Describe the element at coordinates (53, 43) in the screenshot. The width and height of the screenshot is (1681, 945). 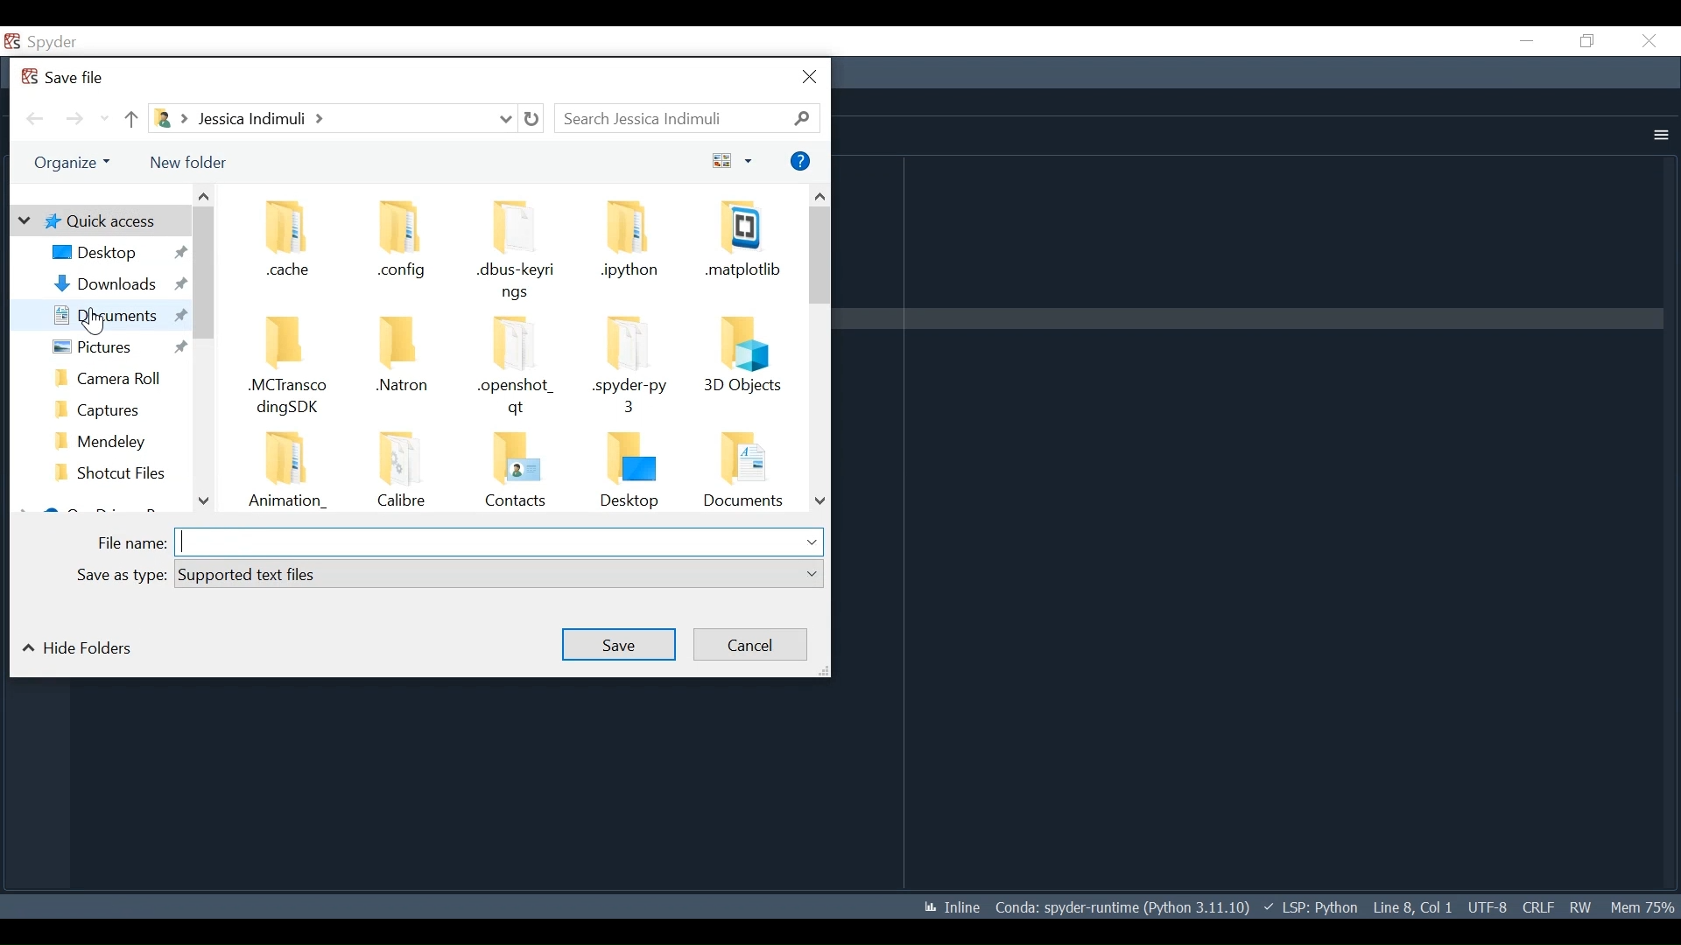
I see `spyder` at that location.